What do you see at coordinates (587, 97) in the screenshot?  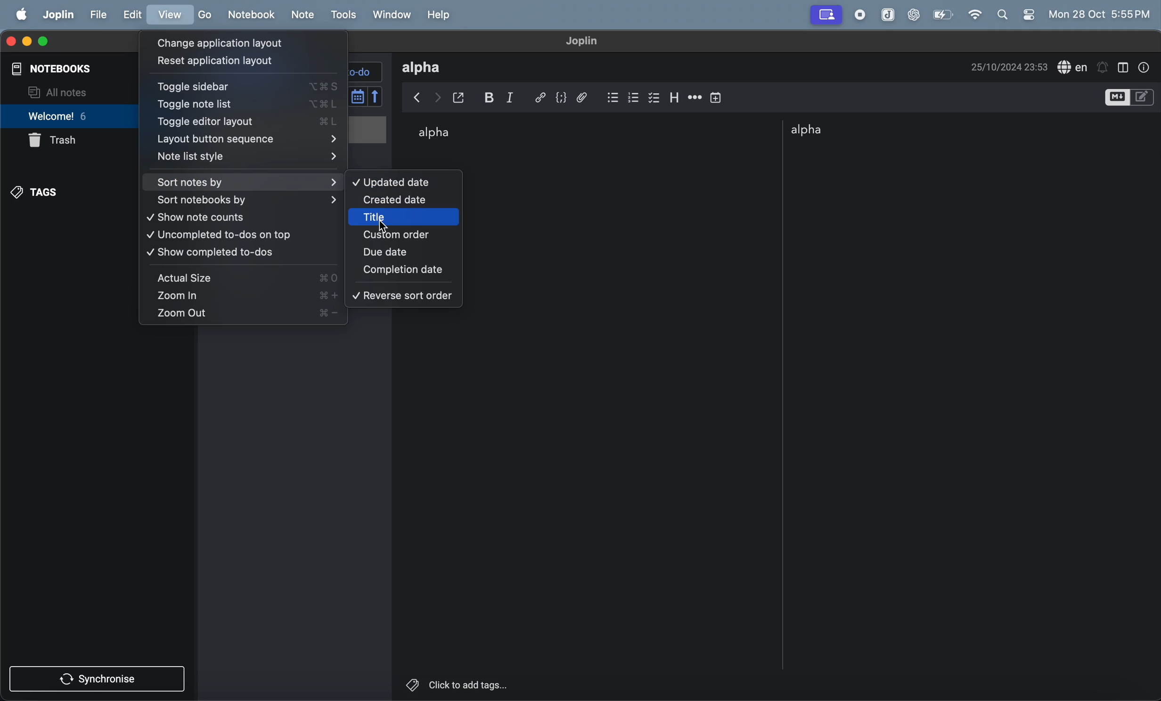 I see `attach file` at bounding box center [587, 97].